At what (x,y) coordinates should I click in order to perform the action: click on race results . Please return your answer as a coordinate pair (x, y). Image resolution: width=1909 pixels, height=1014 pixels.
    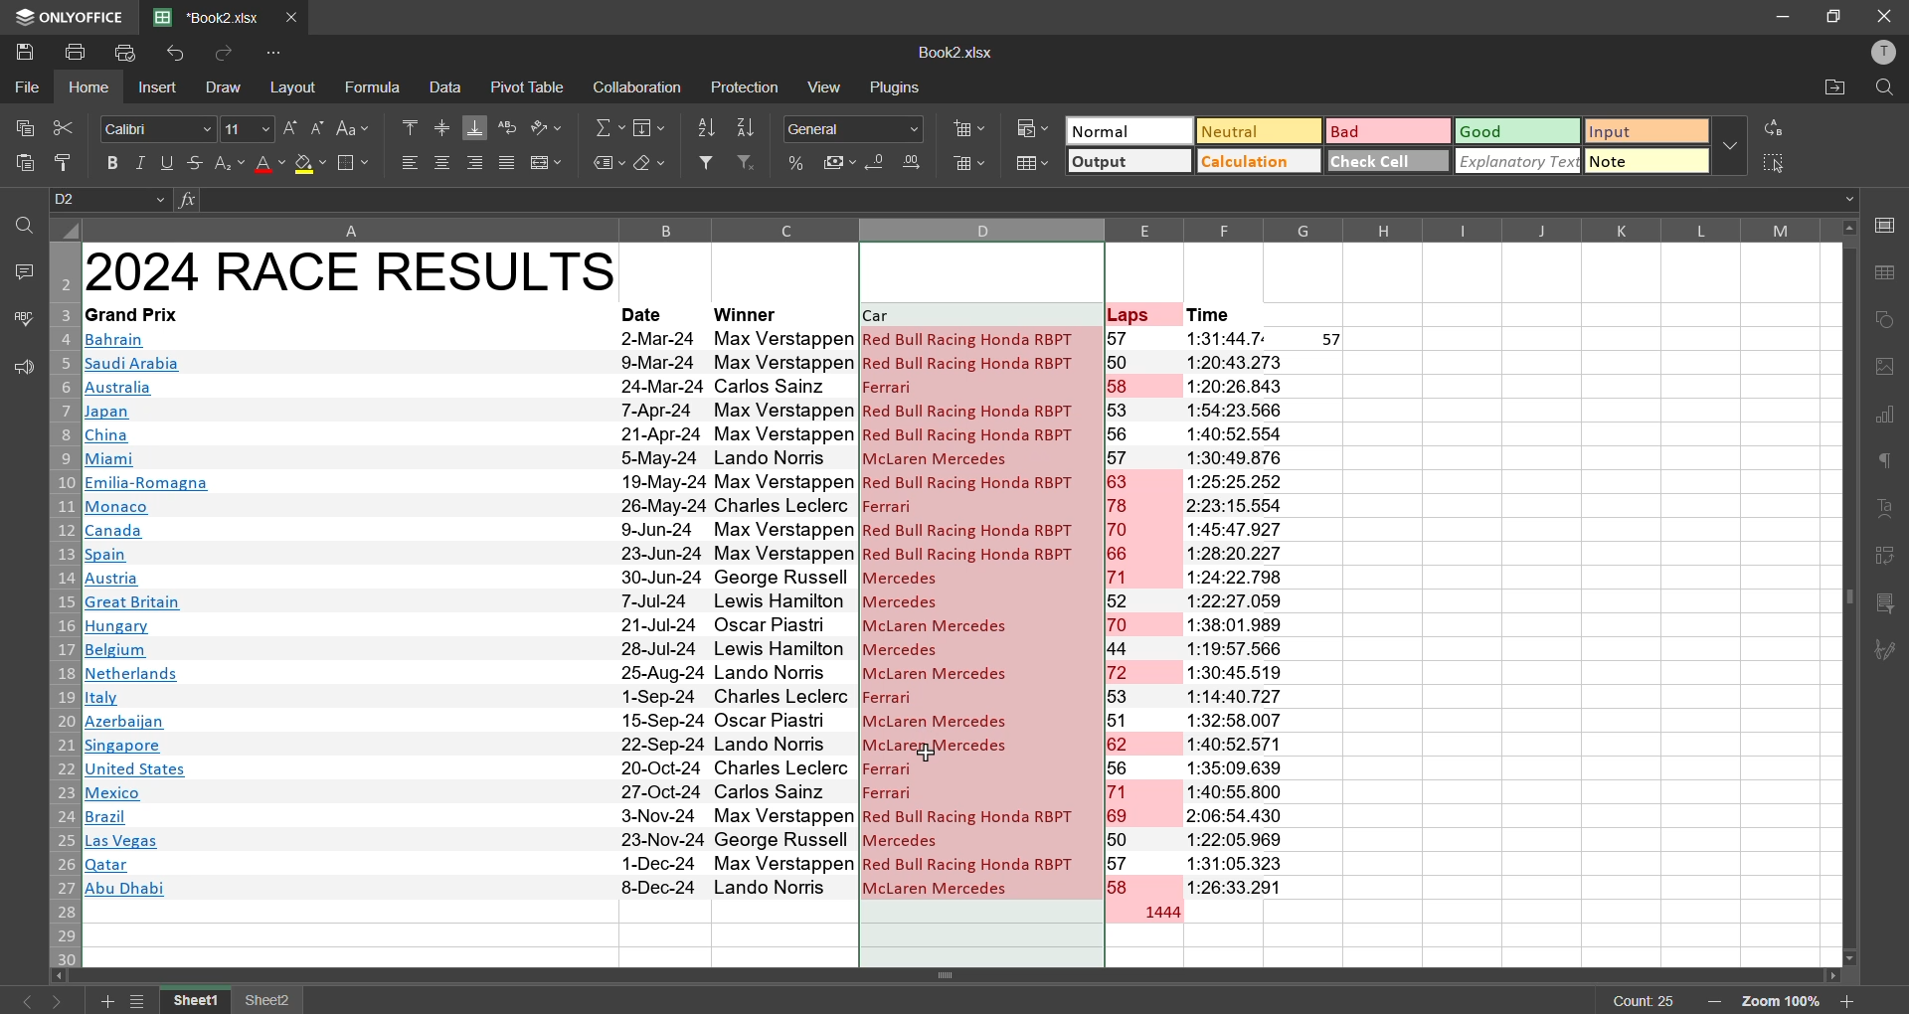
    Looking at the image, I should click on (351, 270).